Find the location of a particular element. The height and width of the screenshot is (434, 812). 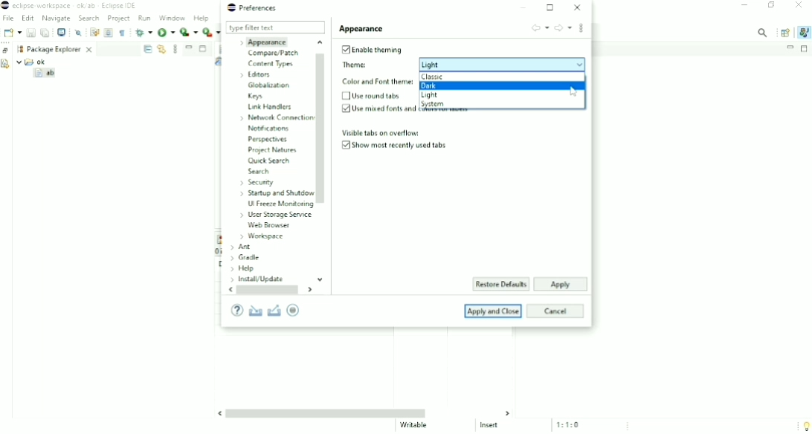

Edit is located at coordinates (28, 19).